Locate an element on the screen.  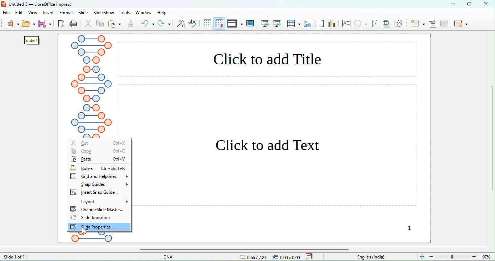
paste is located at coordinates (115, 24).